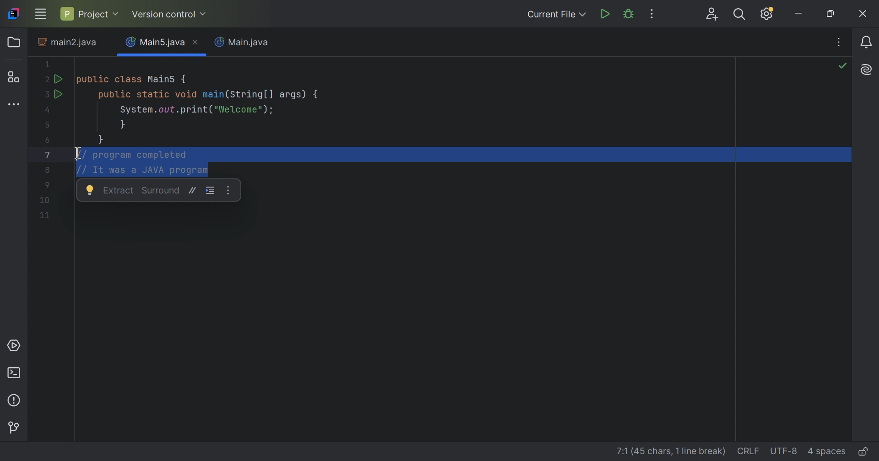 Image resolution: width=879 pixels, height=461 pixels. I want to click on AI Assistant, so click(868, 70).